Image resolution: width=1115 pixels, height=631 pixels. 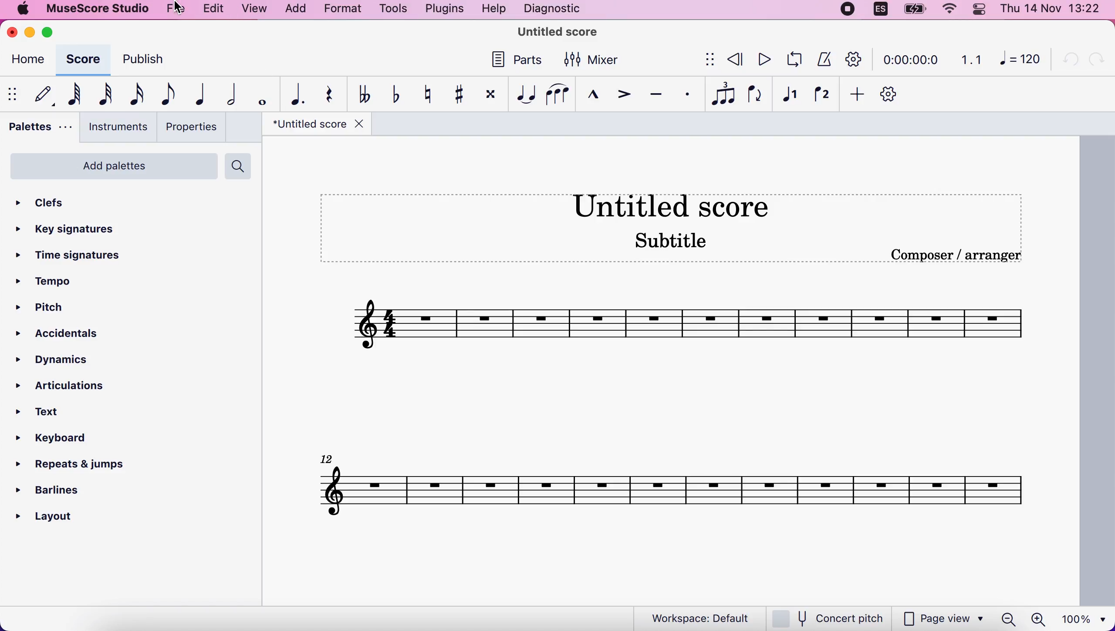 What do you see at coordinates (328, 458) in the screenshot?
I see `` at bounding box center [328, 458].